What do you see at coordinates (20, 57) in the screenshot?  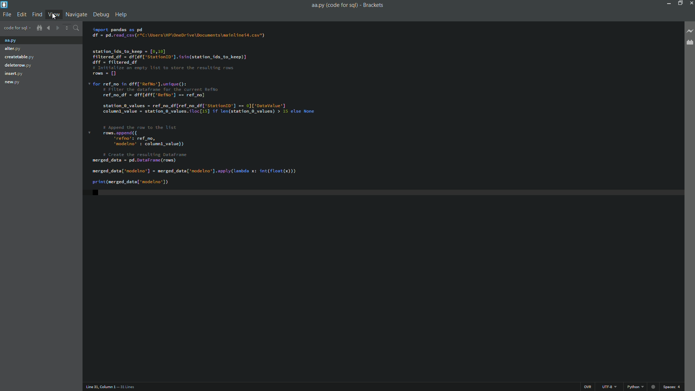 I see `Createable.py` at bounding box center [20, 57].